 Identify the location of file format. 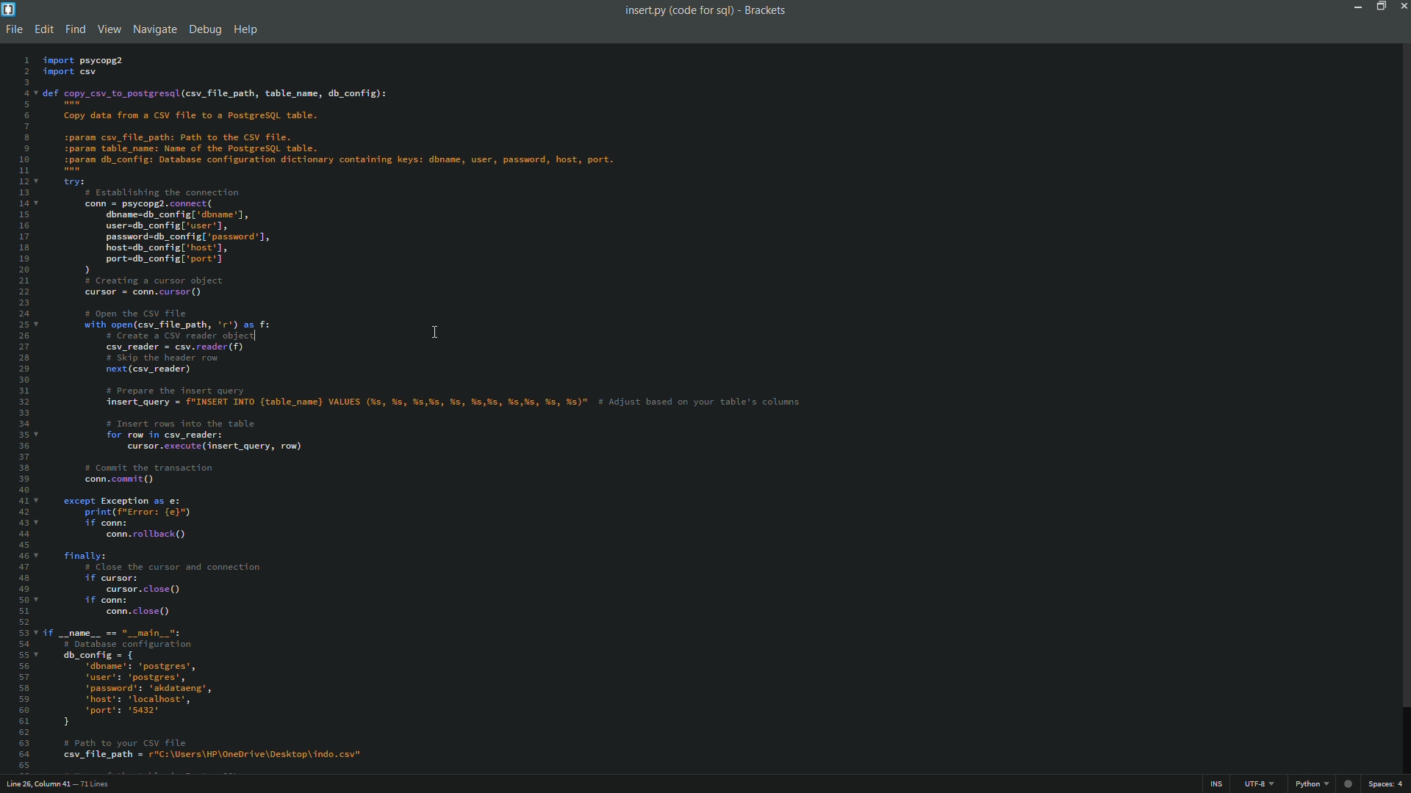
(1313, 786).